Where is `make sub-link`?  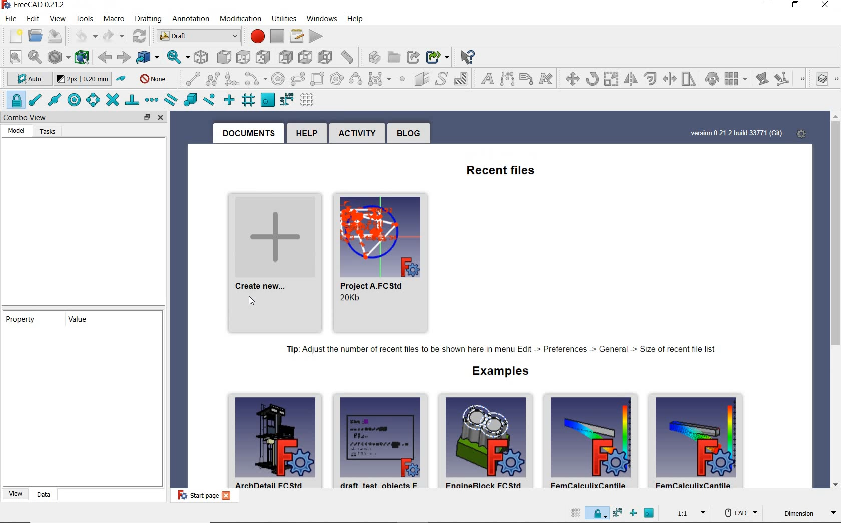 make sub-link is located at coordinates (415, 54).